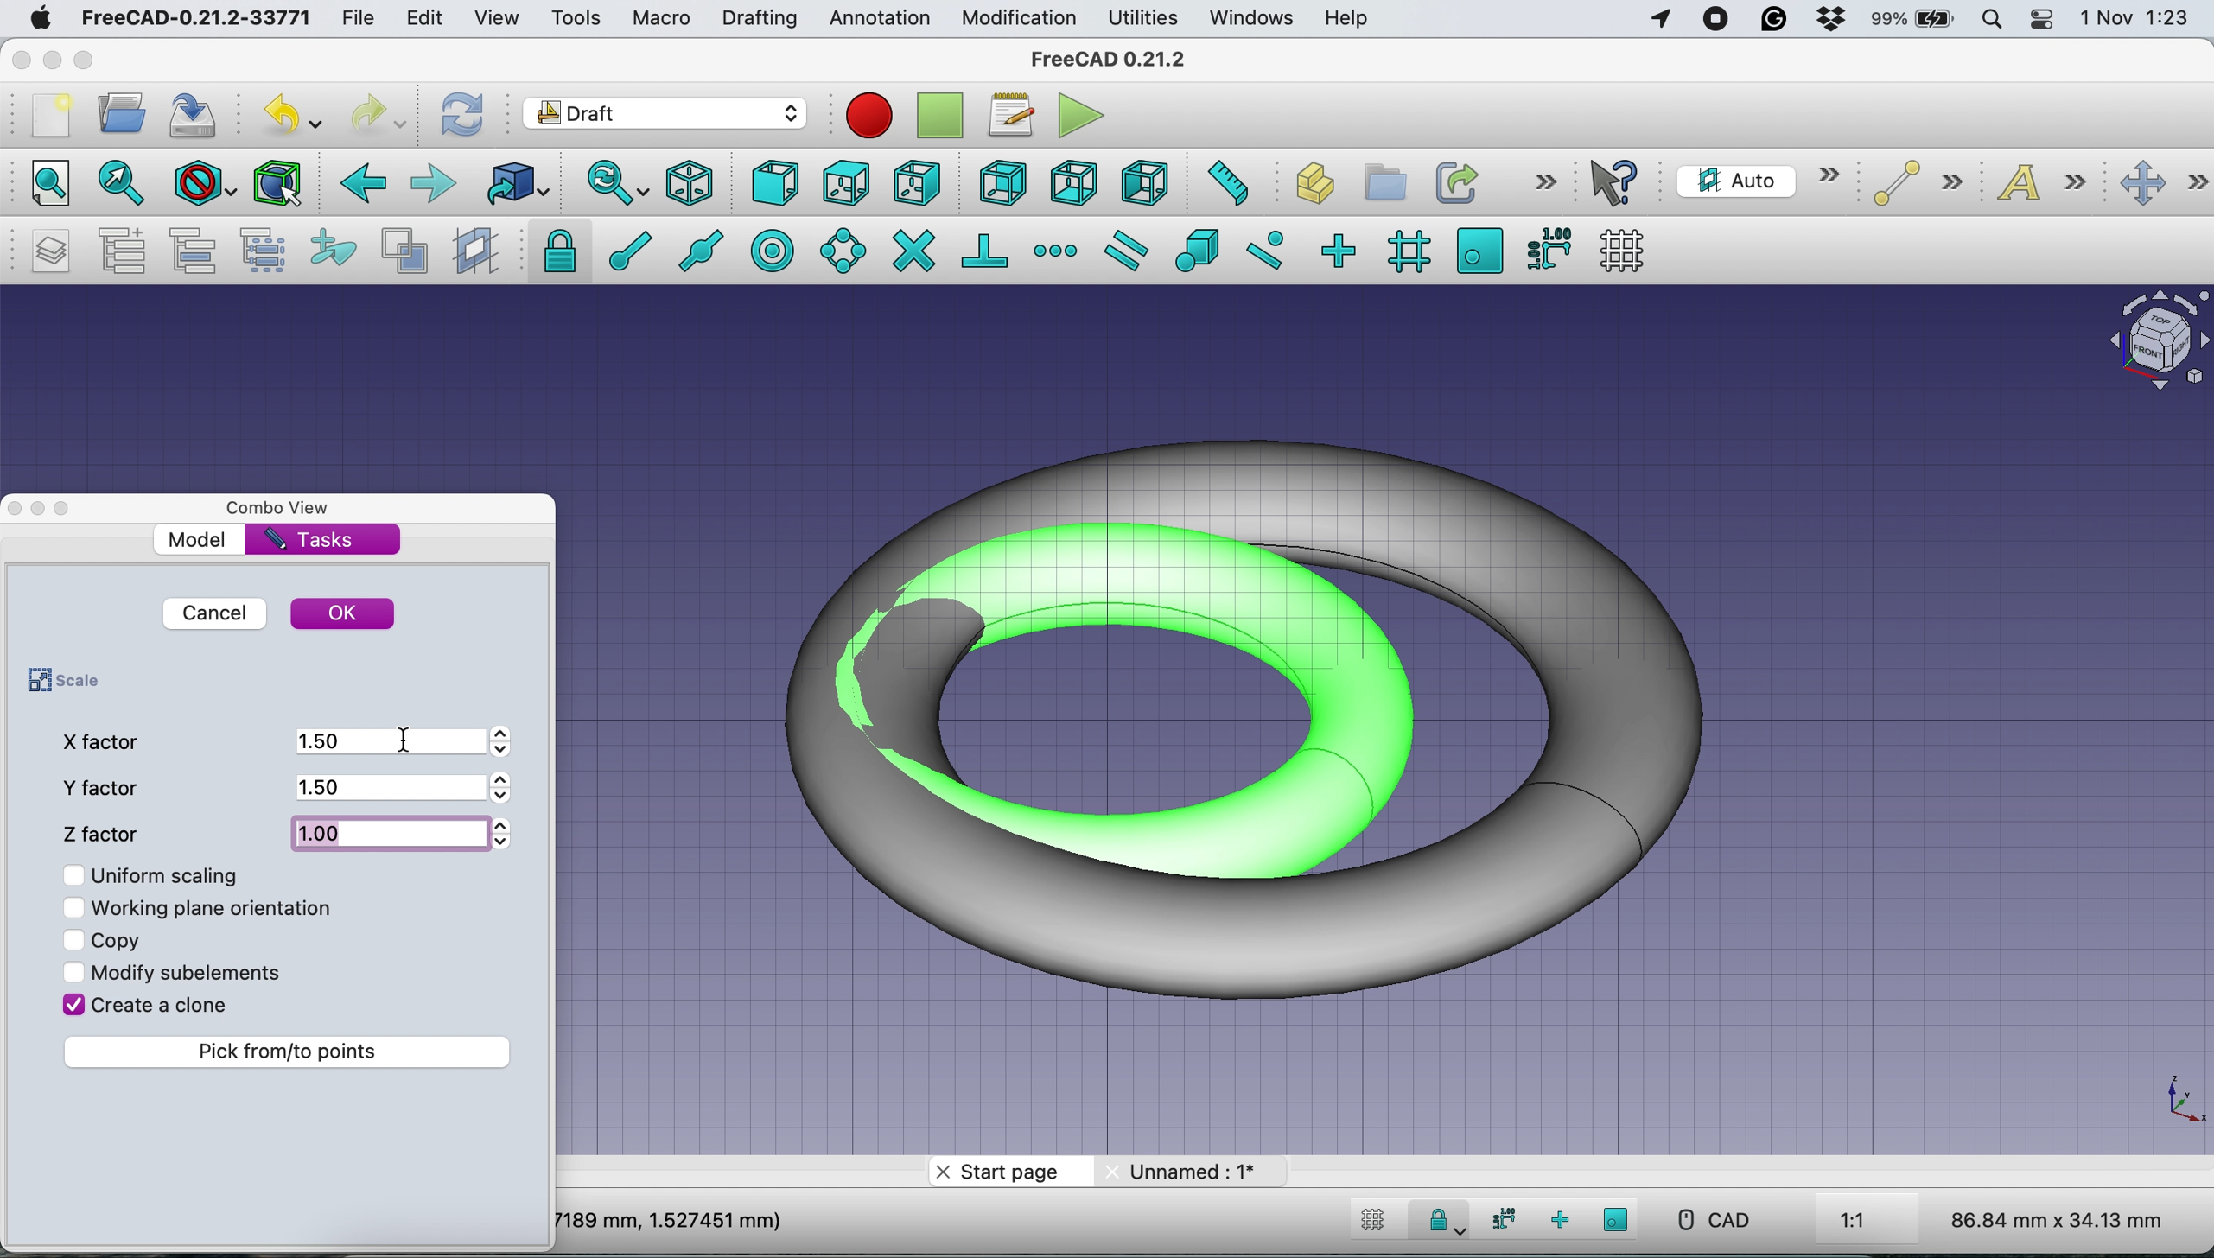  Describe the element at coordinates (1343, 249) in the screenshot. I see `snap ortho` at that location.